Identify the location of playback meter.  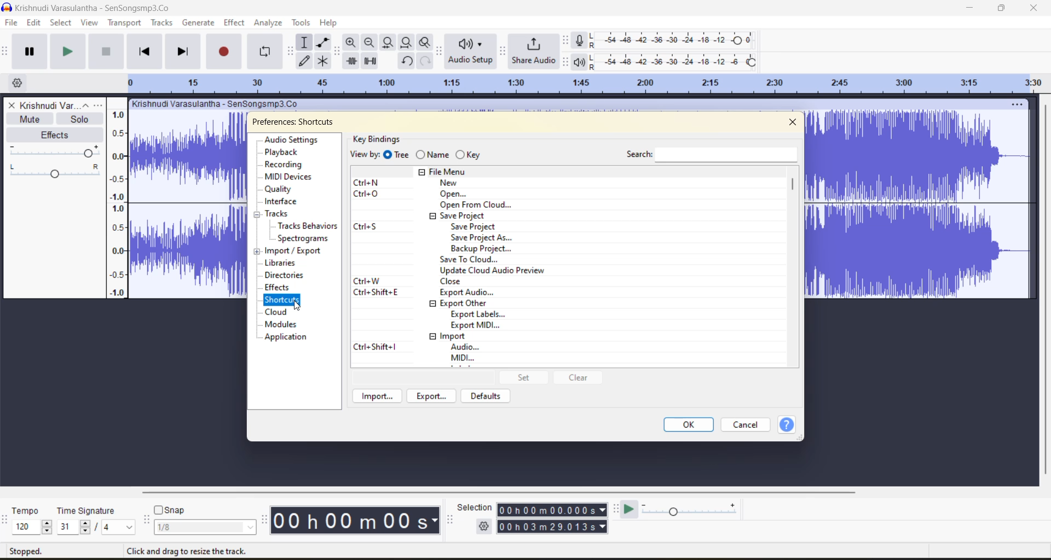
(580, 61).